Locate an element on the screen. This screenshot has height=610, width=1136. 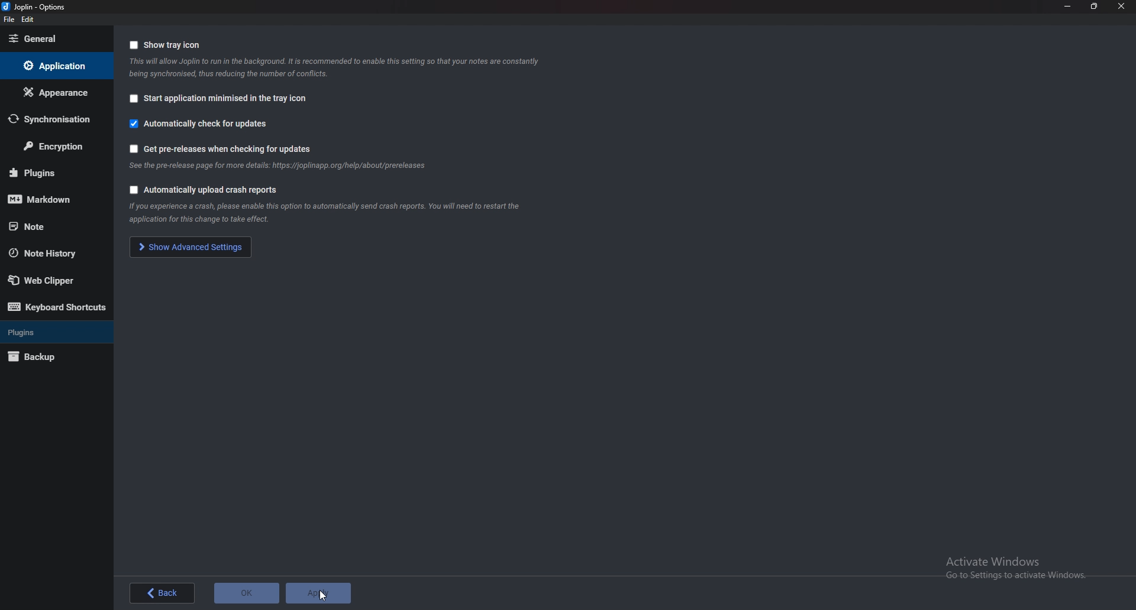
Web Clipper is located at coordinates (54, 280).